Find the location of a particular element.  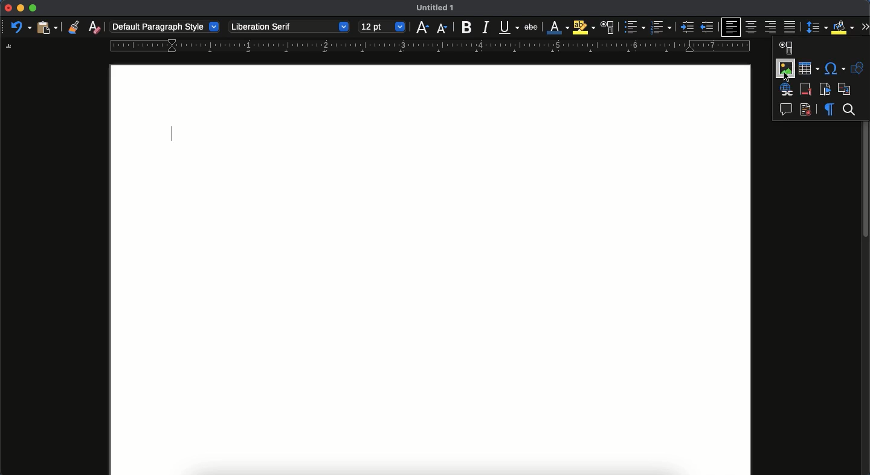

clear formatting  is located at coordinates (94, 27).